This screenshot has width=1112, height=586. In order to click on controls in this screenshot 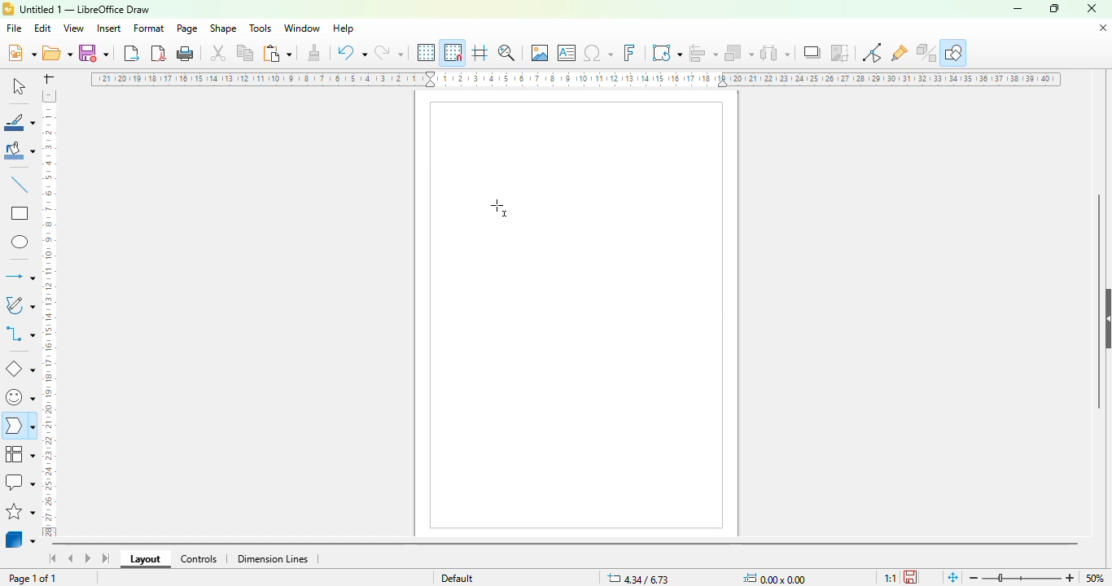, I will do `click(199, 559)`.